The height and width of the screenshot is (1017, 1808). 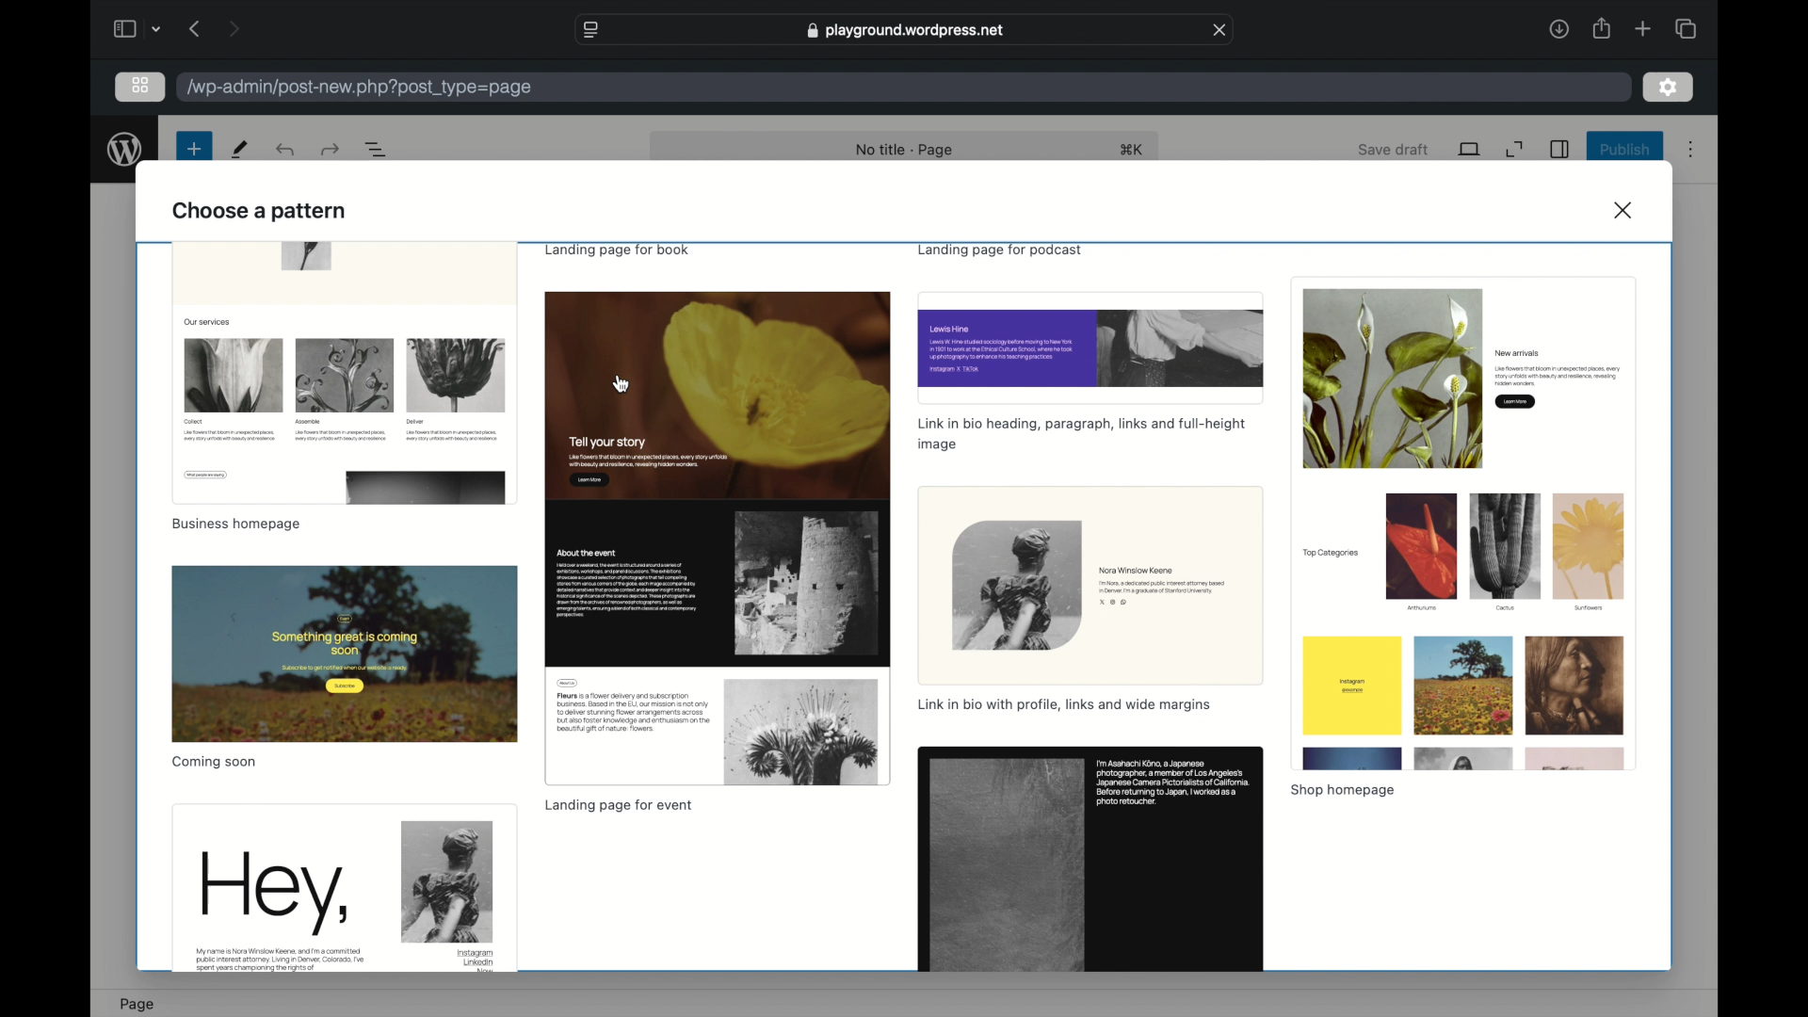 What do you see at coordinates (1083, 435) in the screenshot?
I see `link in bio heading, paragraph, links and full-height image` at bounding box center [1083, 435].